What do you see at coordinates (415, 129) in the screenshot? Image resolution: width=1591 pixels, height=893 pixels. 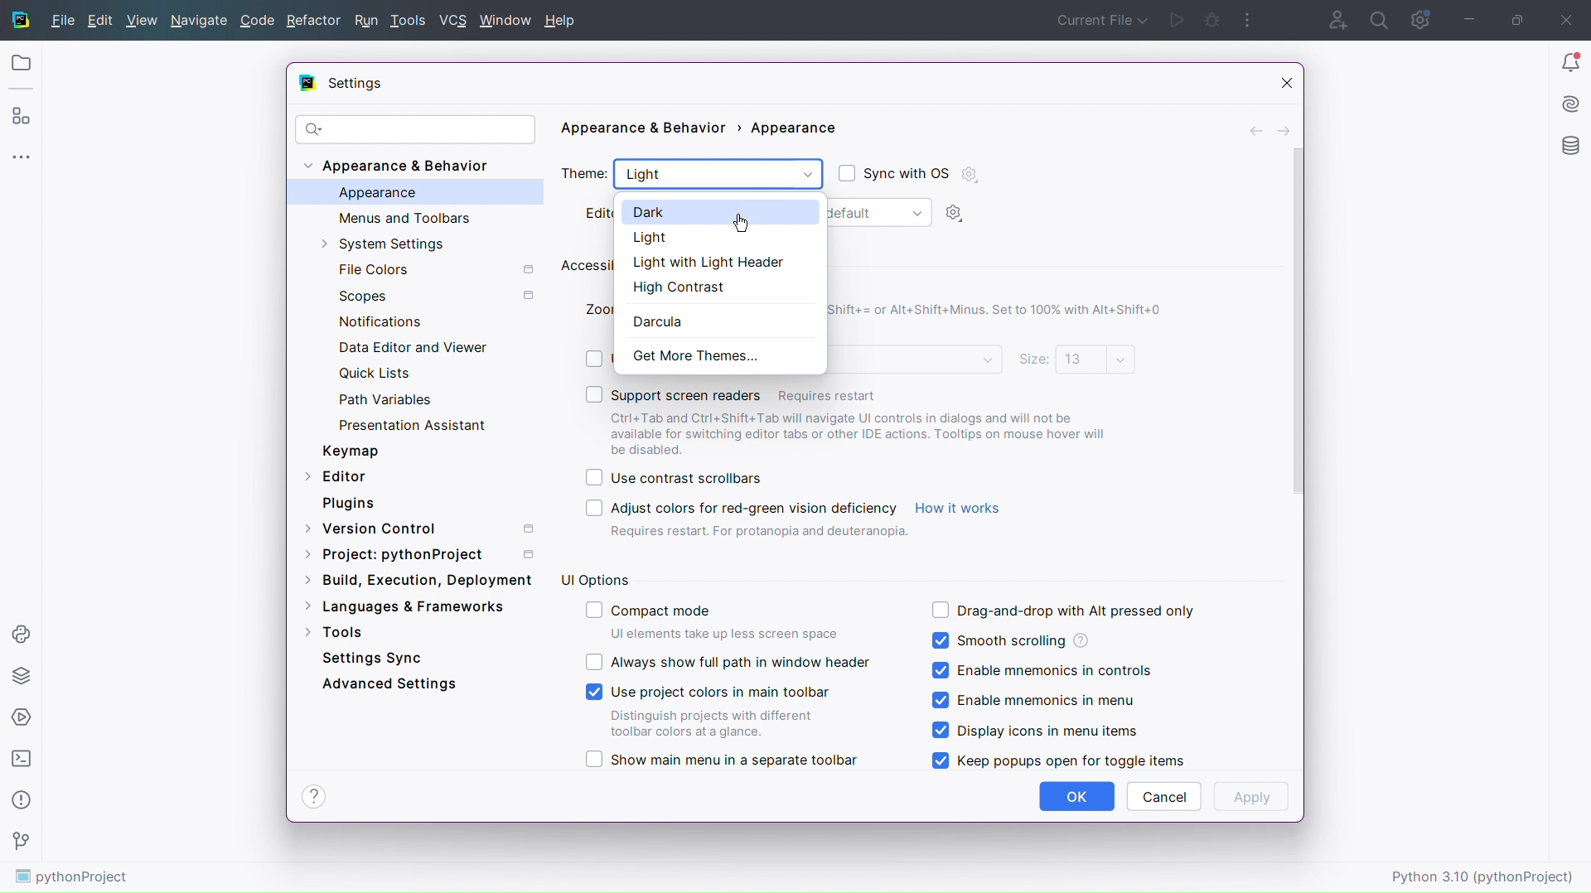 I see `Search Bar` at bounding box center [415, 129].